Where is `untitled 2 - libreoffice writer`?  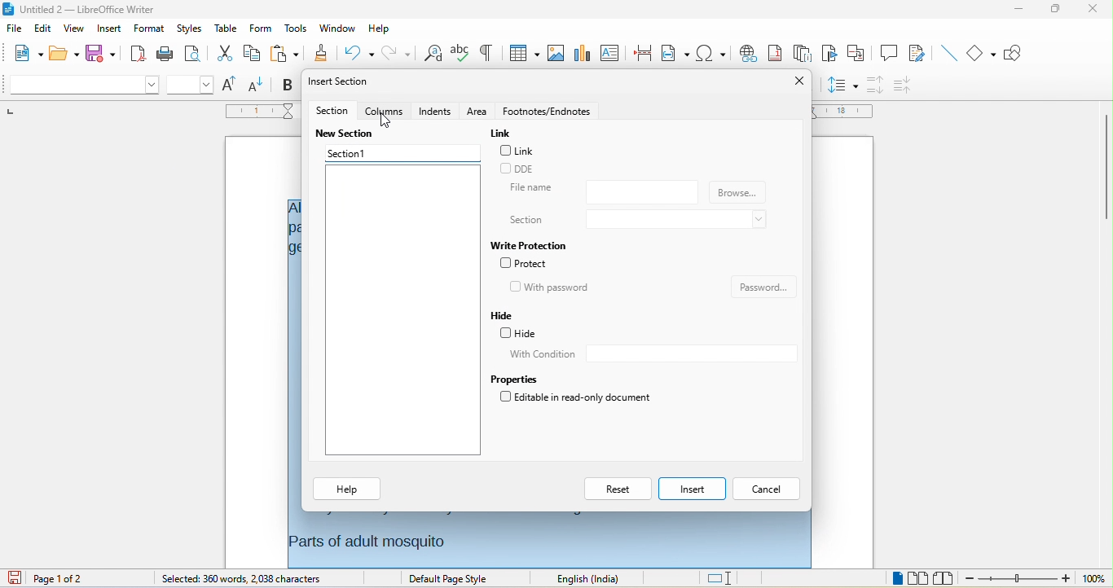
untitled 2 - libreoffice writer is located at coordinates (81, 8).